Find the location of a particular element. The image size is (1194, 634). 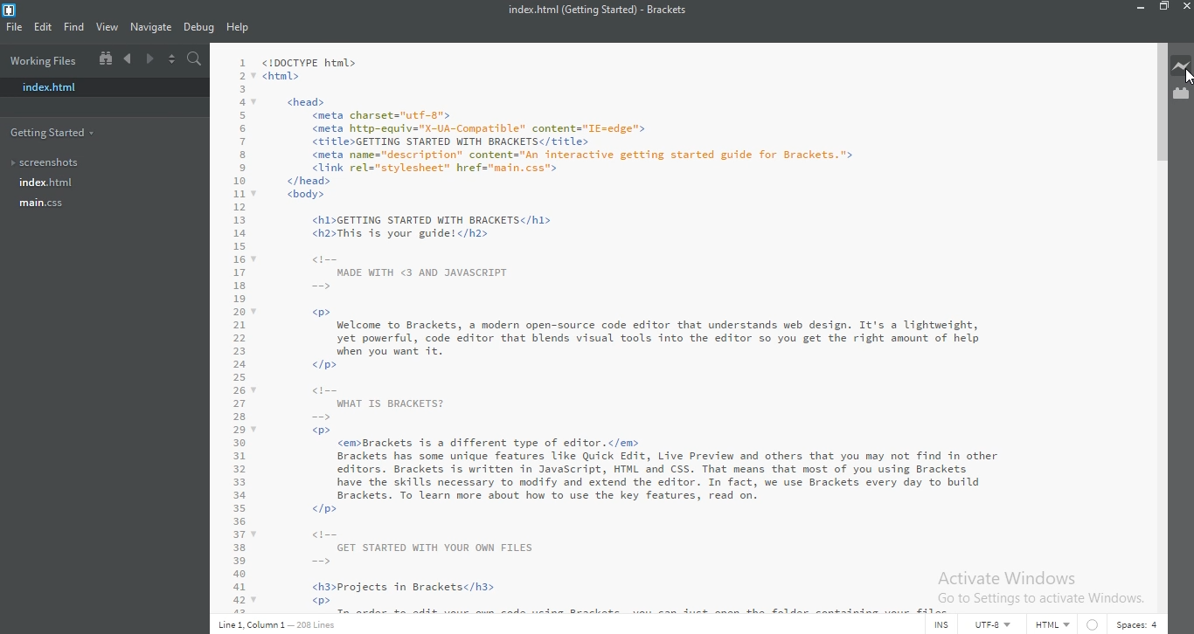

INS is located at coordinates (938, 626).